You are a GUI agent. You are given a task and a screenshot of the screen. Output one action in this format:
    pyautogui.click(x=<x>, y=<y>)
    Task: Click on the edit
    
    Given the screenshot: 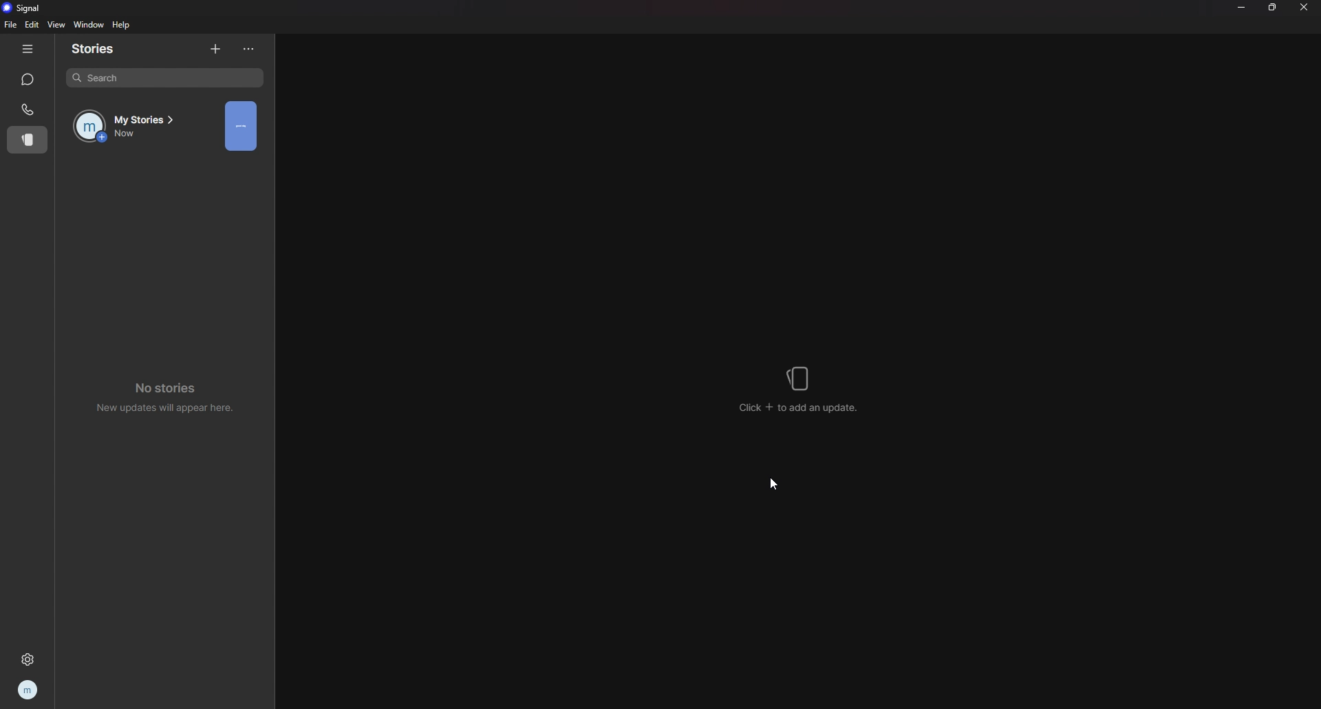 What is the action you would take?
    pyautogui.click(x=32, y=25)
    